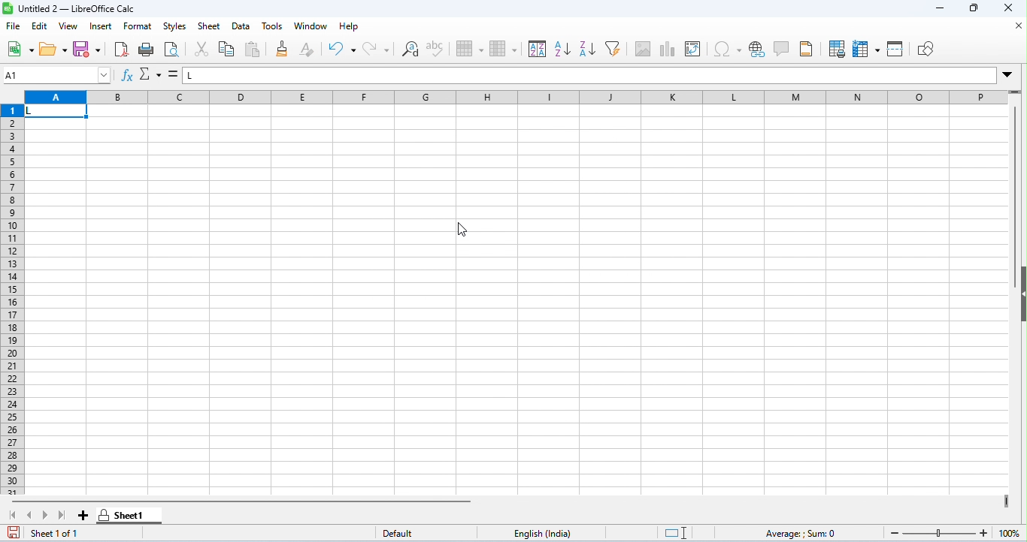 The height and width of the screenshot is (542, 1027). I want to click on default, so click(405, 534).